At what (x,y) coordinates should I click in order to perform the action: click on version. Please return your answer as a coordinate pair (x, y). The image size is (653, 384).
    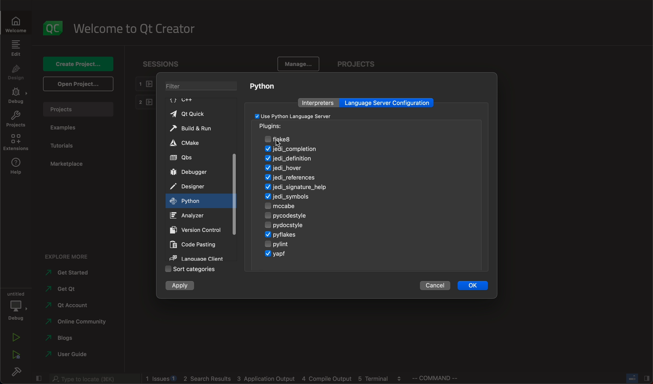
    Looking at the image, I should click on (197, 230).